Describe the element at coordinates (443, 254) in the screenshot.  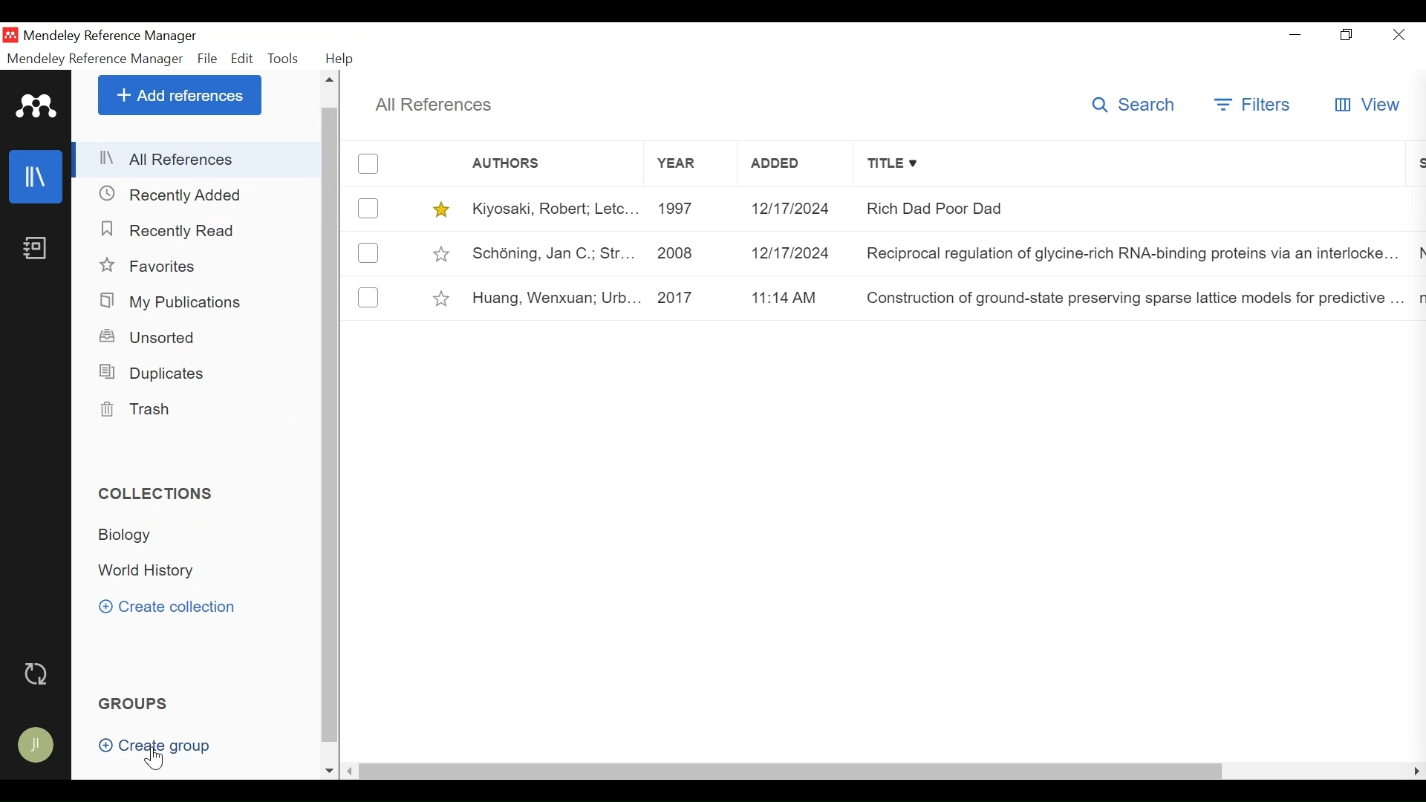
I see `toggle Favorites` at that location.